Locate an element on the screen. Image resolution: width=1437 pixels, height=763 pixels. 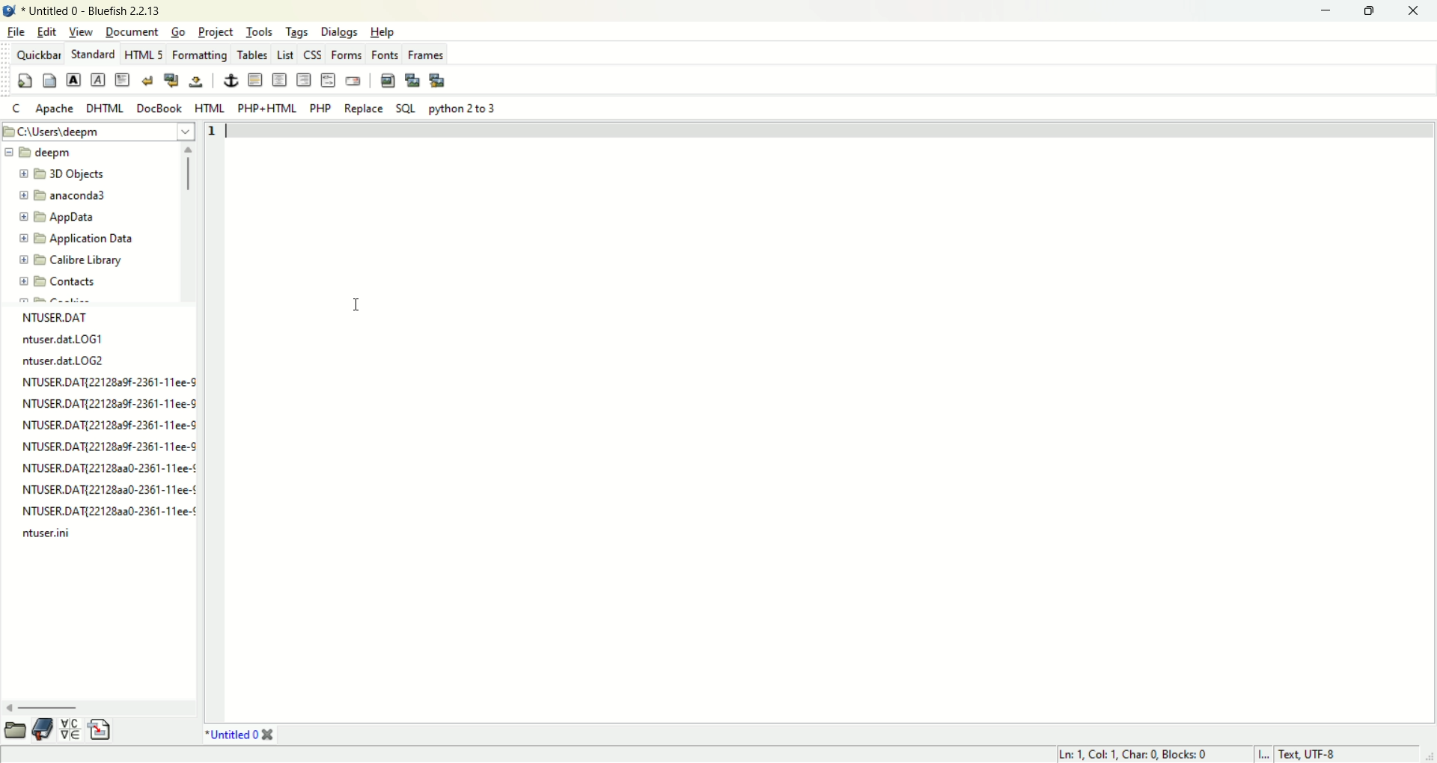
3D objects is located at coordinates (67, 174).